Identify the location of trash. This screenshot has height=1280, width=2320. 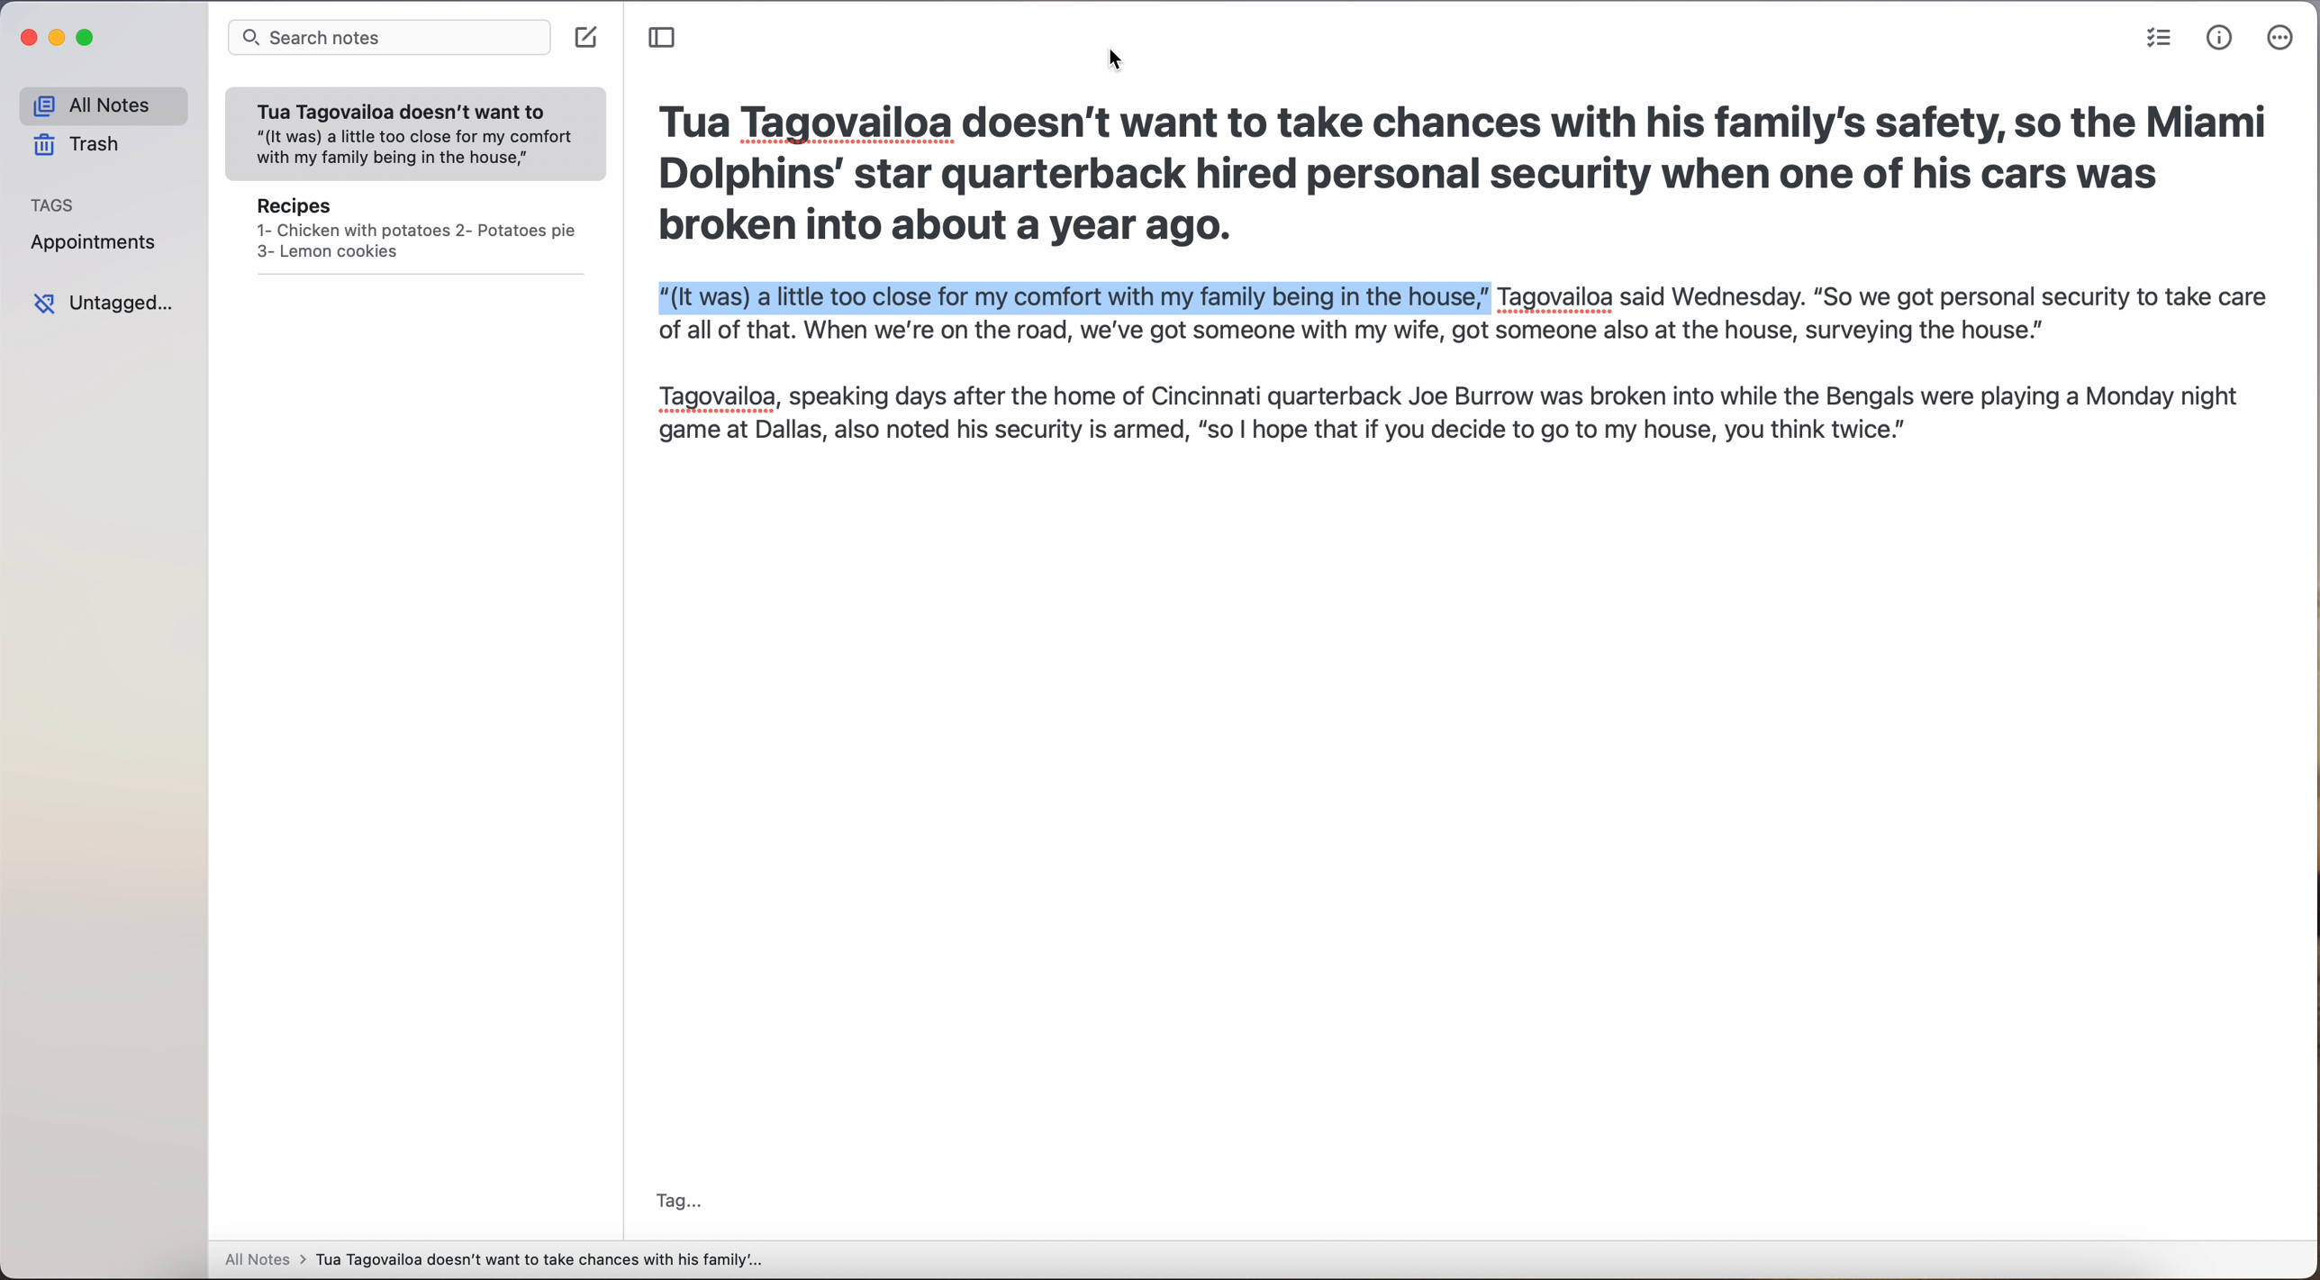
(79, 144).